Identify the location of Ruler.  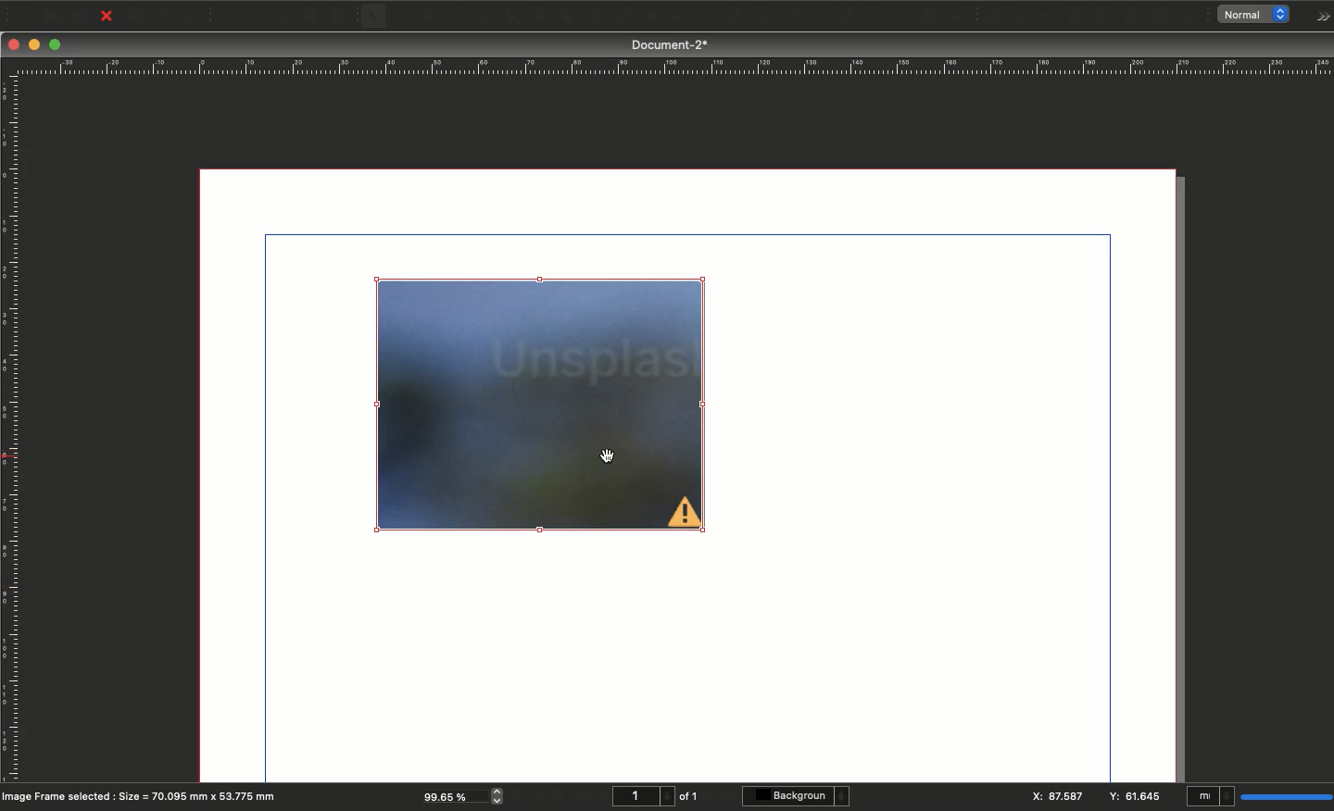
(12, 418).